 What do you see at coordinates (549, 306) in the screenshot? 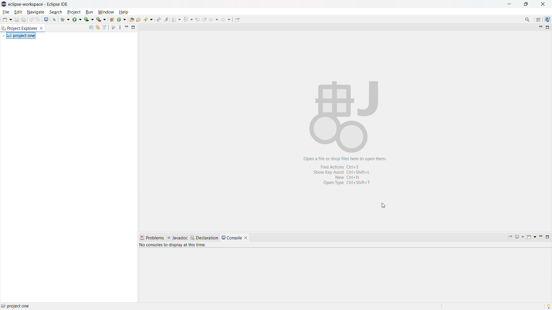
I see `tip of the day` at bounding box center [549, 306].